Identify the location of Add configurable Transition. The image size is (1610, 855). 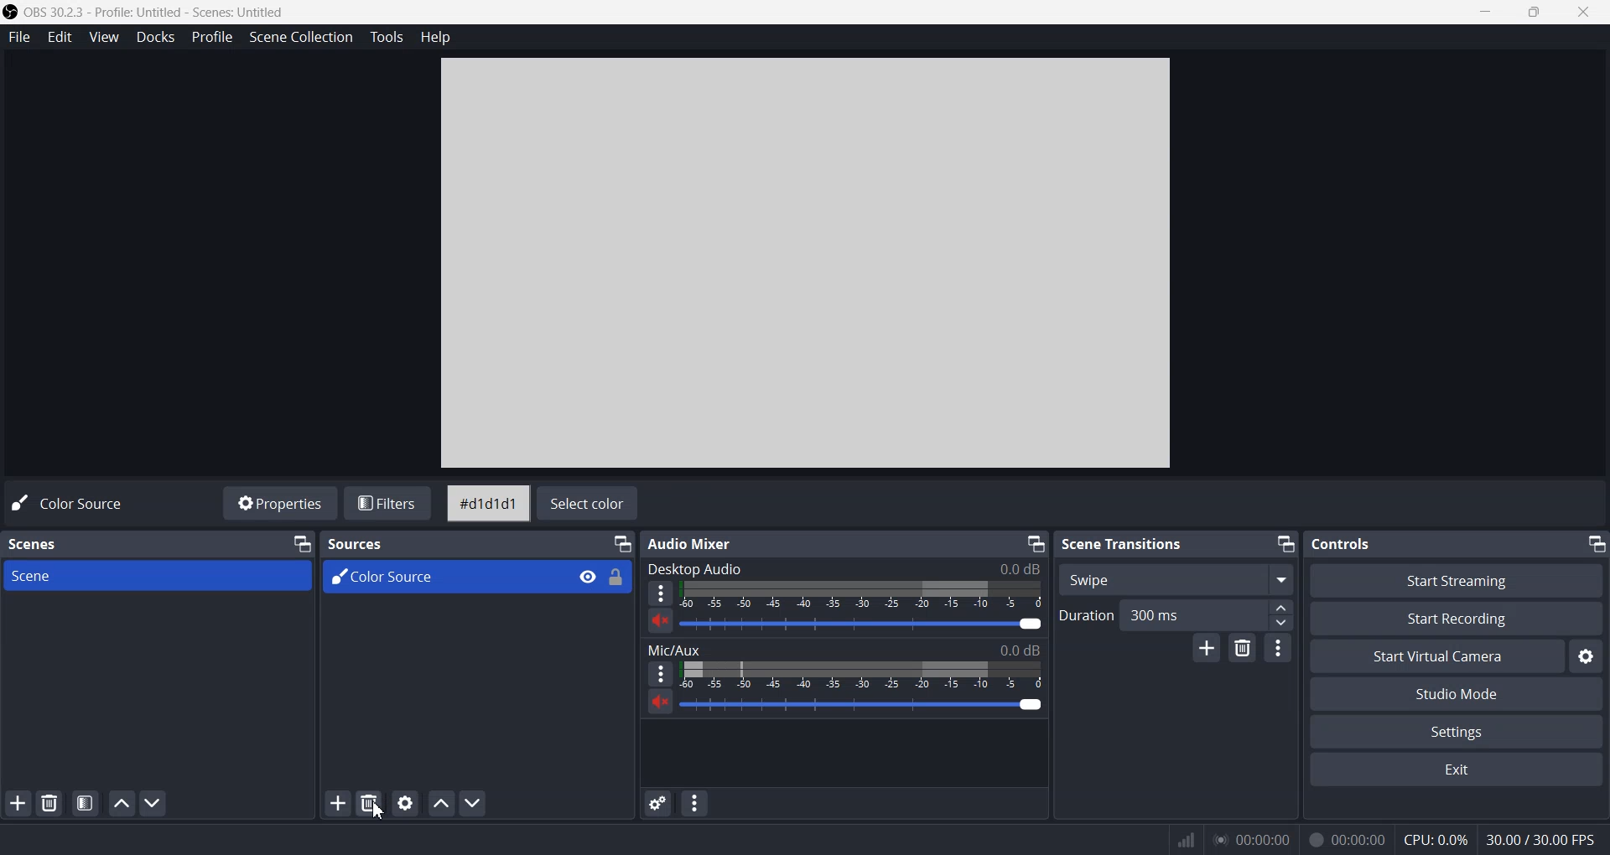
(1205, 648).